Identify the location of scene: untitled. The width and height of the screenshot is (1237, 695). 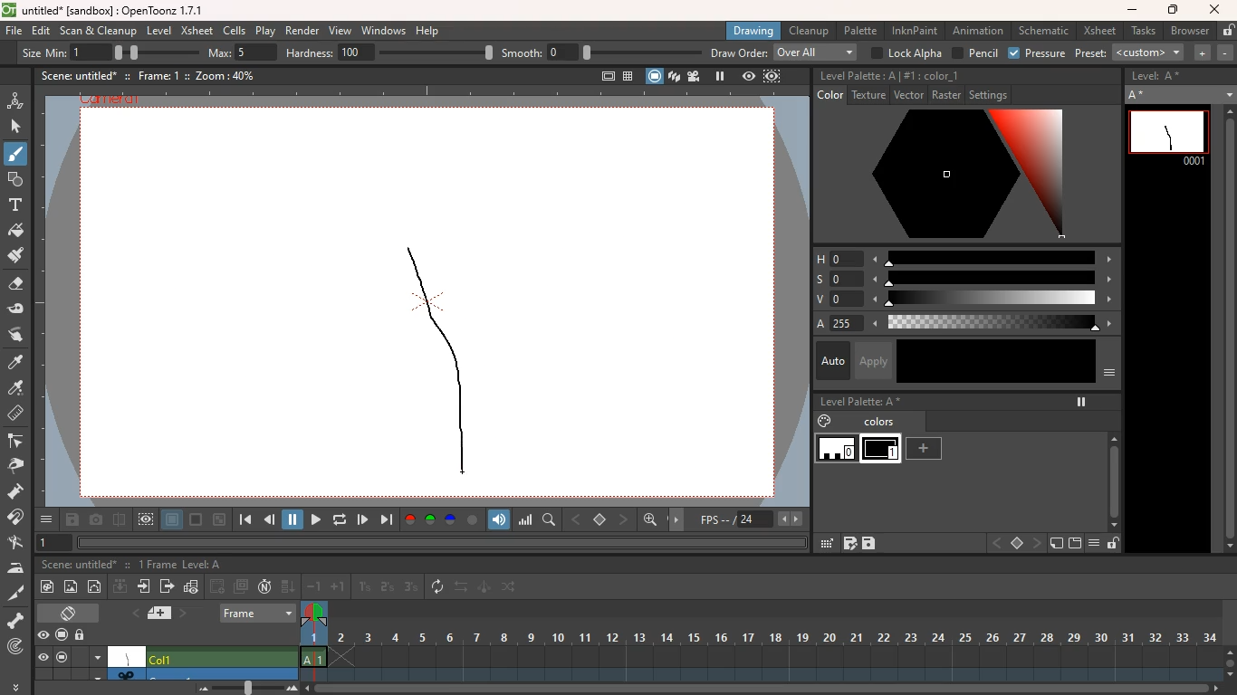
(76, 75).